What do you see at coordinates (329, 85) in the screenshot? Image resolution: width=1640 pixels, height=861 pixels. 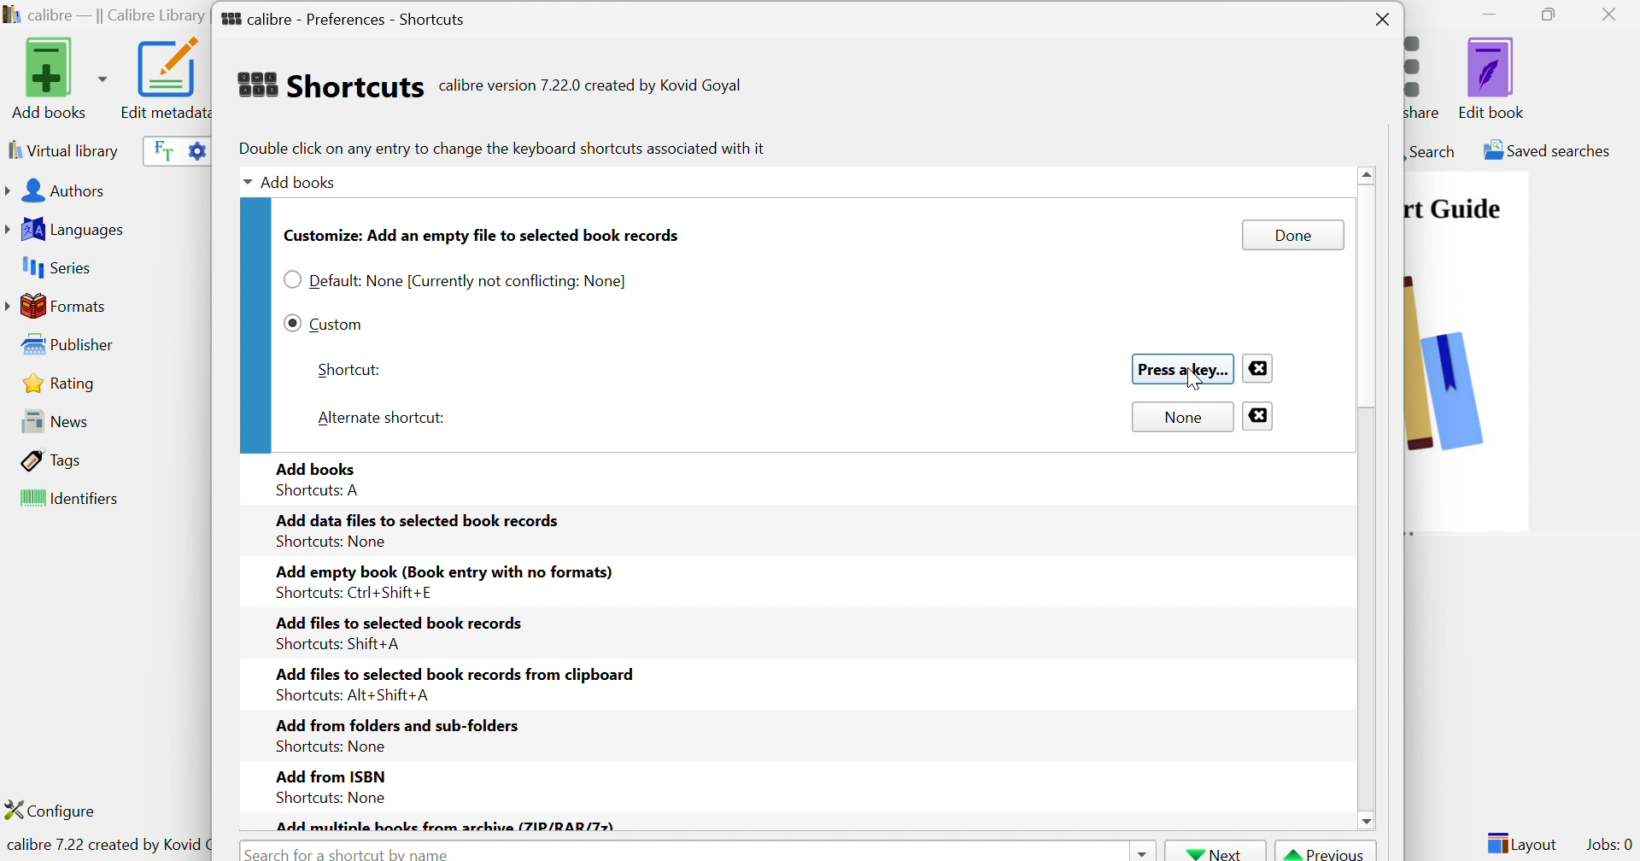 I see `Shortcuts` at bounding box center [329, 85].